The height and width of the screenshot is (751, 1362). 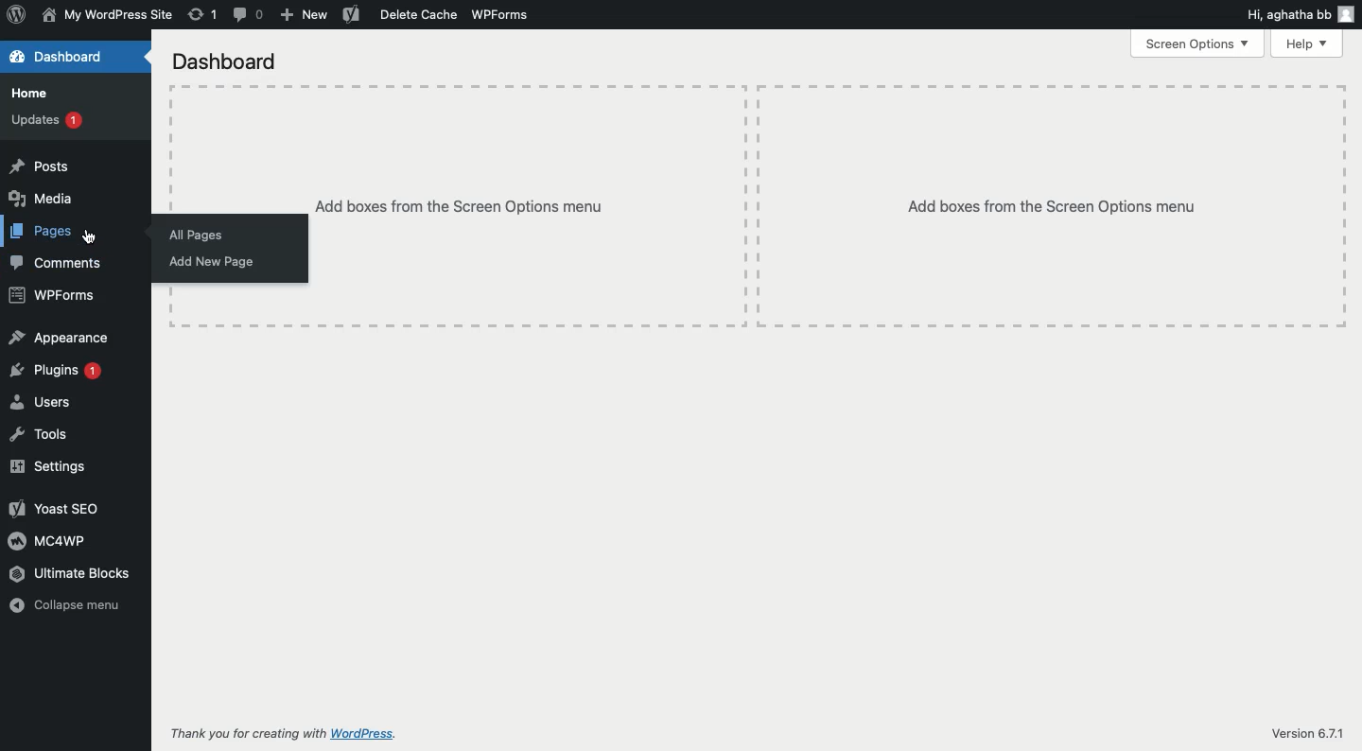 I want to click on New, so click(x=304, y=15).